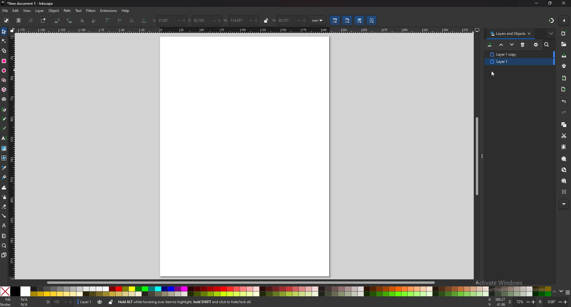 Image resolution: width=571 pixels, height=307 pixels. I want to click on file, so click(5, 11).